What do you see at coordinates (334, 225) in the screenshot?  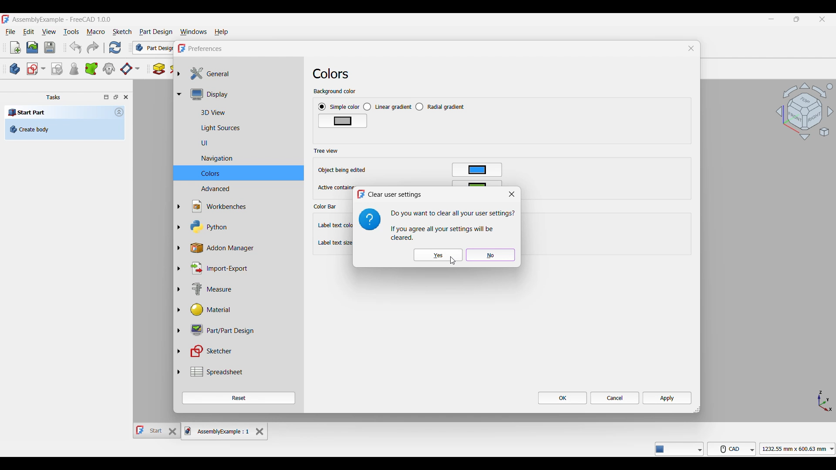 I see `Label text color` at bounding box center [334, 225].